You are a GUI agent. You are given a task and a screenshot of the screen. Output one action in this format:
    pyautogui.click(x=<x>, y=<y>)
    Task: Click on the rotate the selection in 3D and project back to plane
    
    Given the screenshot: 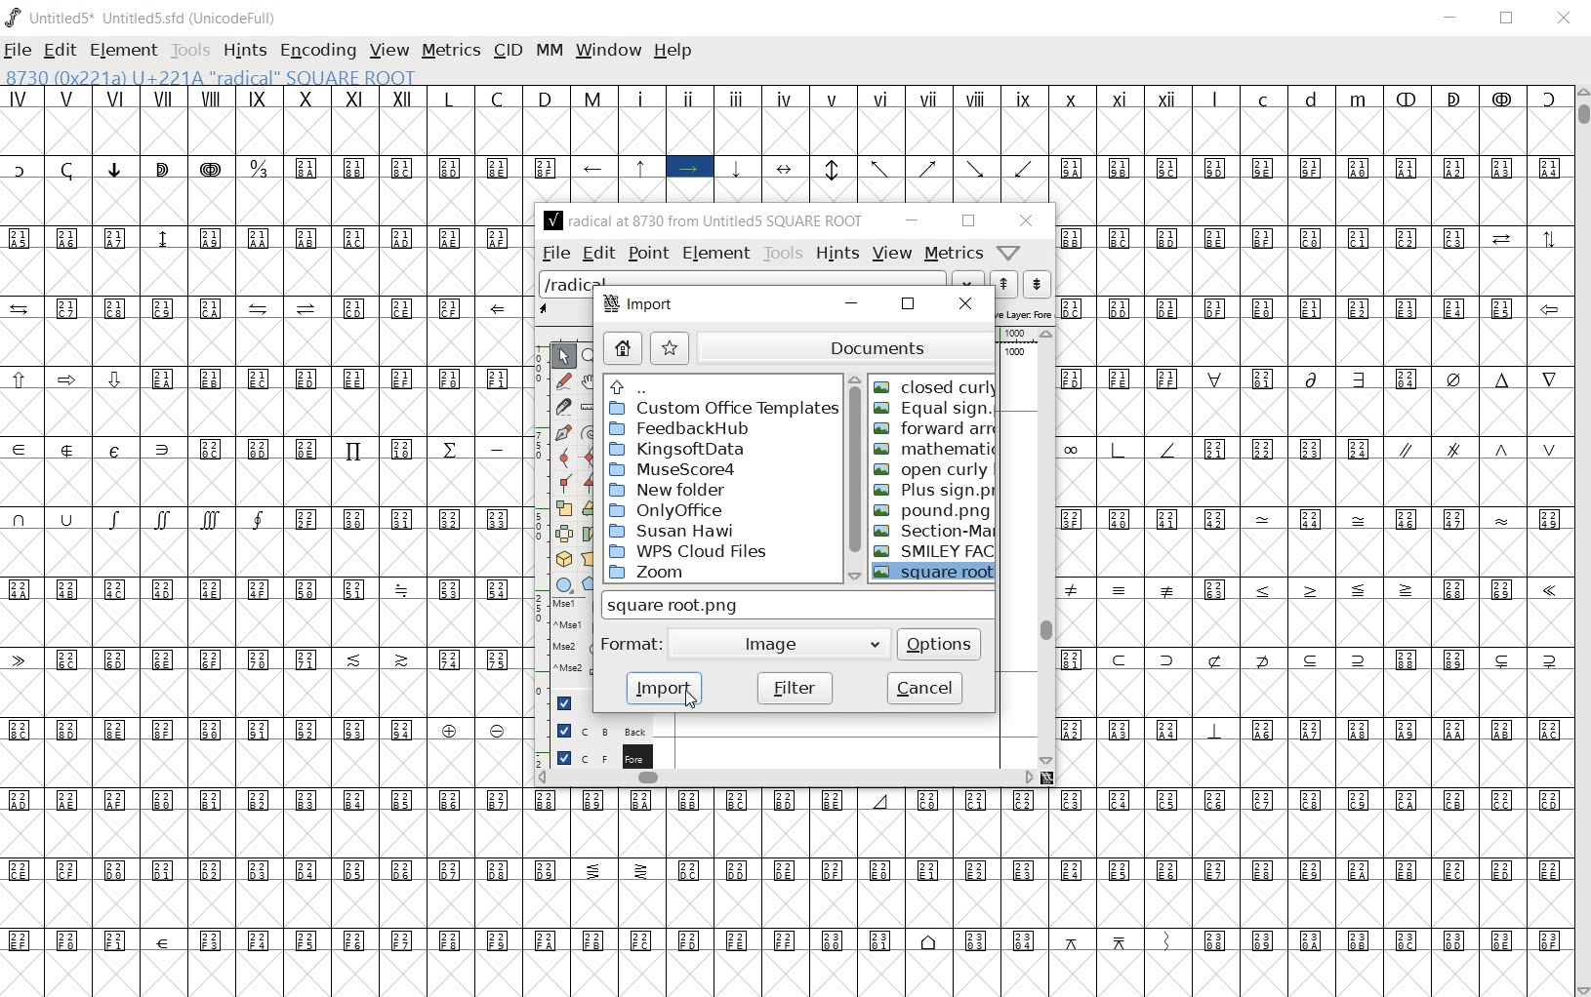 What is the action you would take?
    pyautogui.click(x=563, y=560)
    